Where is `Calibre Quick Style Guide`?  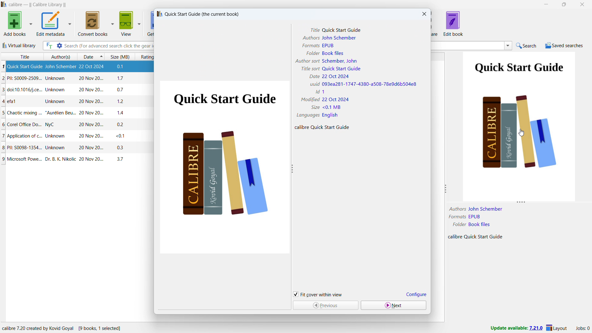 Calibre Quick Style Guide is located at coordinates (322, 127).